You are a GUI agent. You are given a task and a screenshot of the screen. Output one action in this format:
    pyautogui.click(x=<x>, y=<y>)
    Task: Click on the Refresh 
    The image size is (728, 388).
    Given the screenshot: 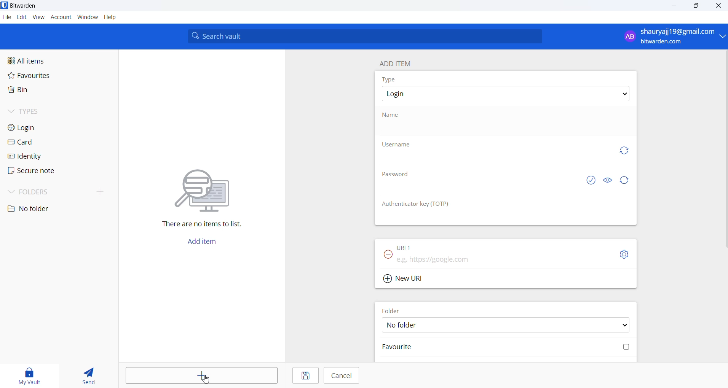 What is the action you would take?
    pyautogui.click(x=628, y=152)
    